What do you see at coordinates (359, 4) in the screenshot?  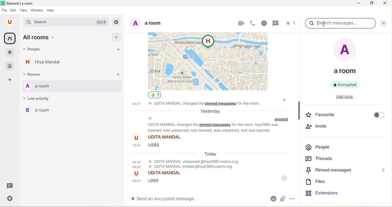 I see `minimize` at bounding box center [359, 4].